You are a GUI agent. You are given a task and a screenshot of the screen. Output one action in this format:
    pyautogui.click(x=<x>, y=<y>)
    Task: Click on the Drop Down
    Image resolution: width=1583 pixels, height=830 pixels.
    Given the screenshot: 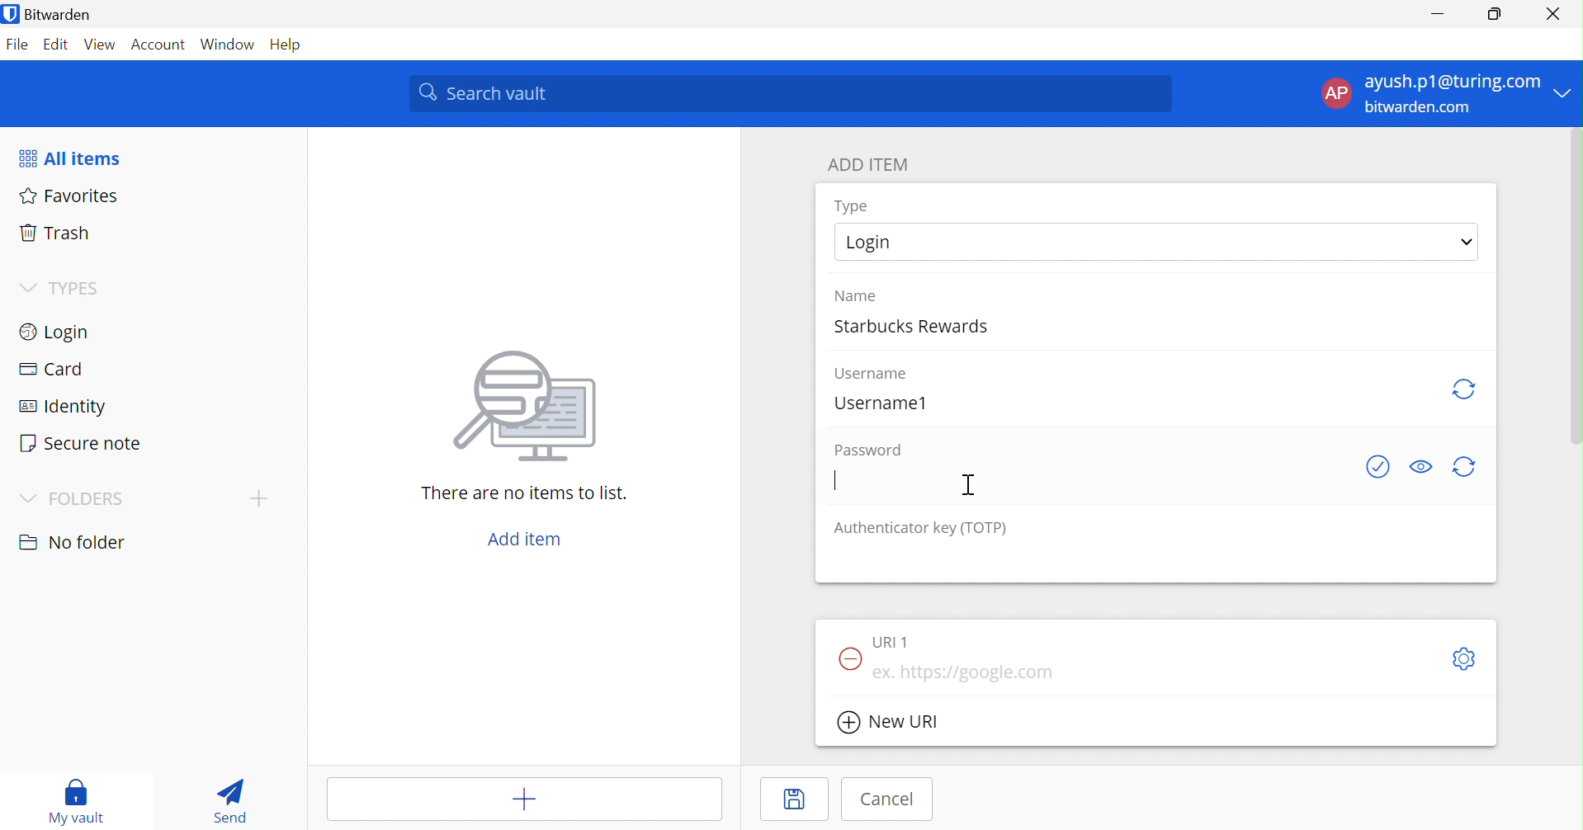 What is the action you would take?
    pyautogui.click(x=29, y=289)
    